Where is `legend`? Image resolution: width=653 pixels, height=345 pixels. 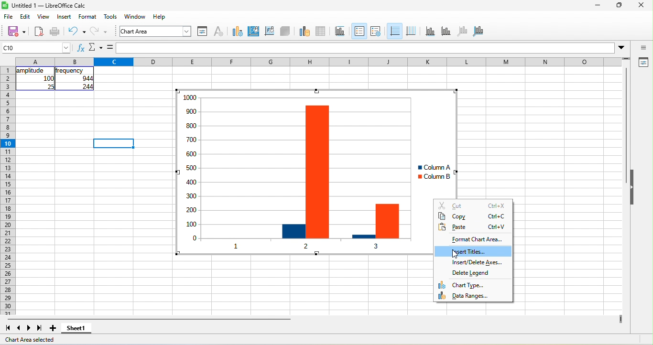
legend is located at coordinates (376, 32).